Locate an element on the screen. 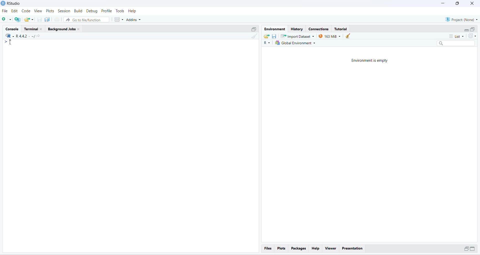  Session is located at coordinates (64, 11).